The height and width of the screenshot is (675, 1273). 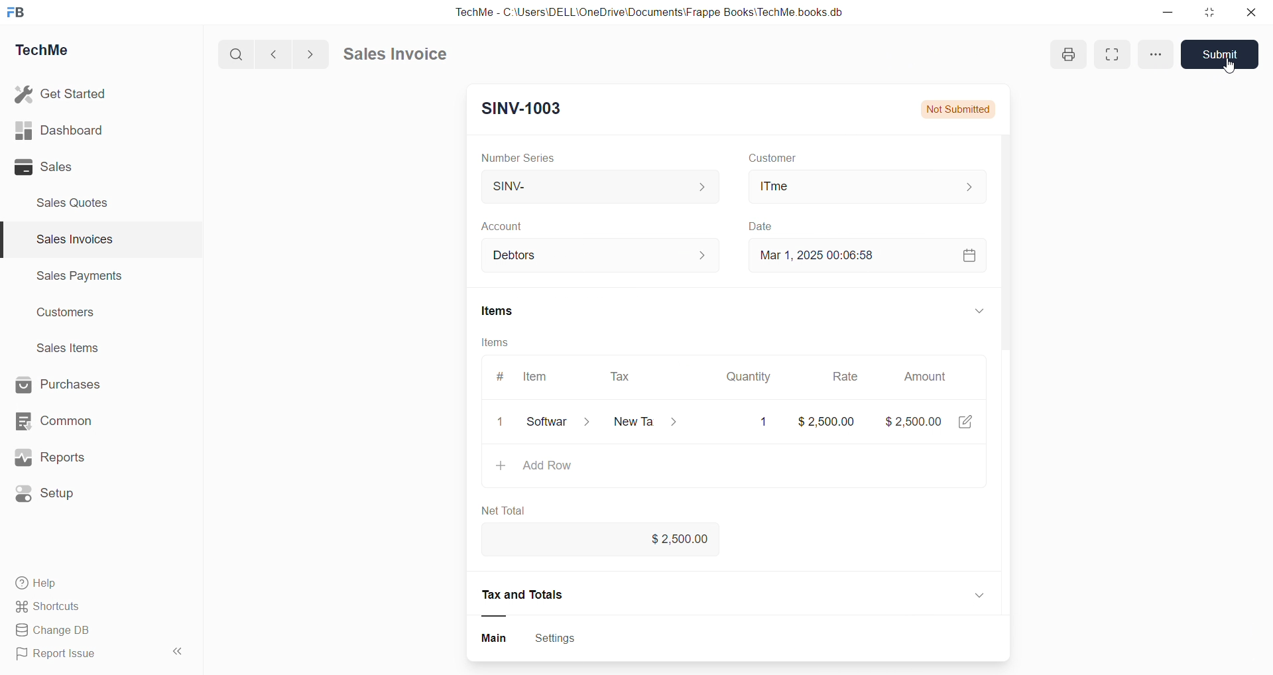 I want to click on Tax, so click(x=629, y=376).